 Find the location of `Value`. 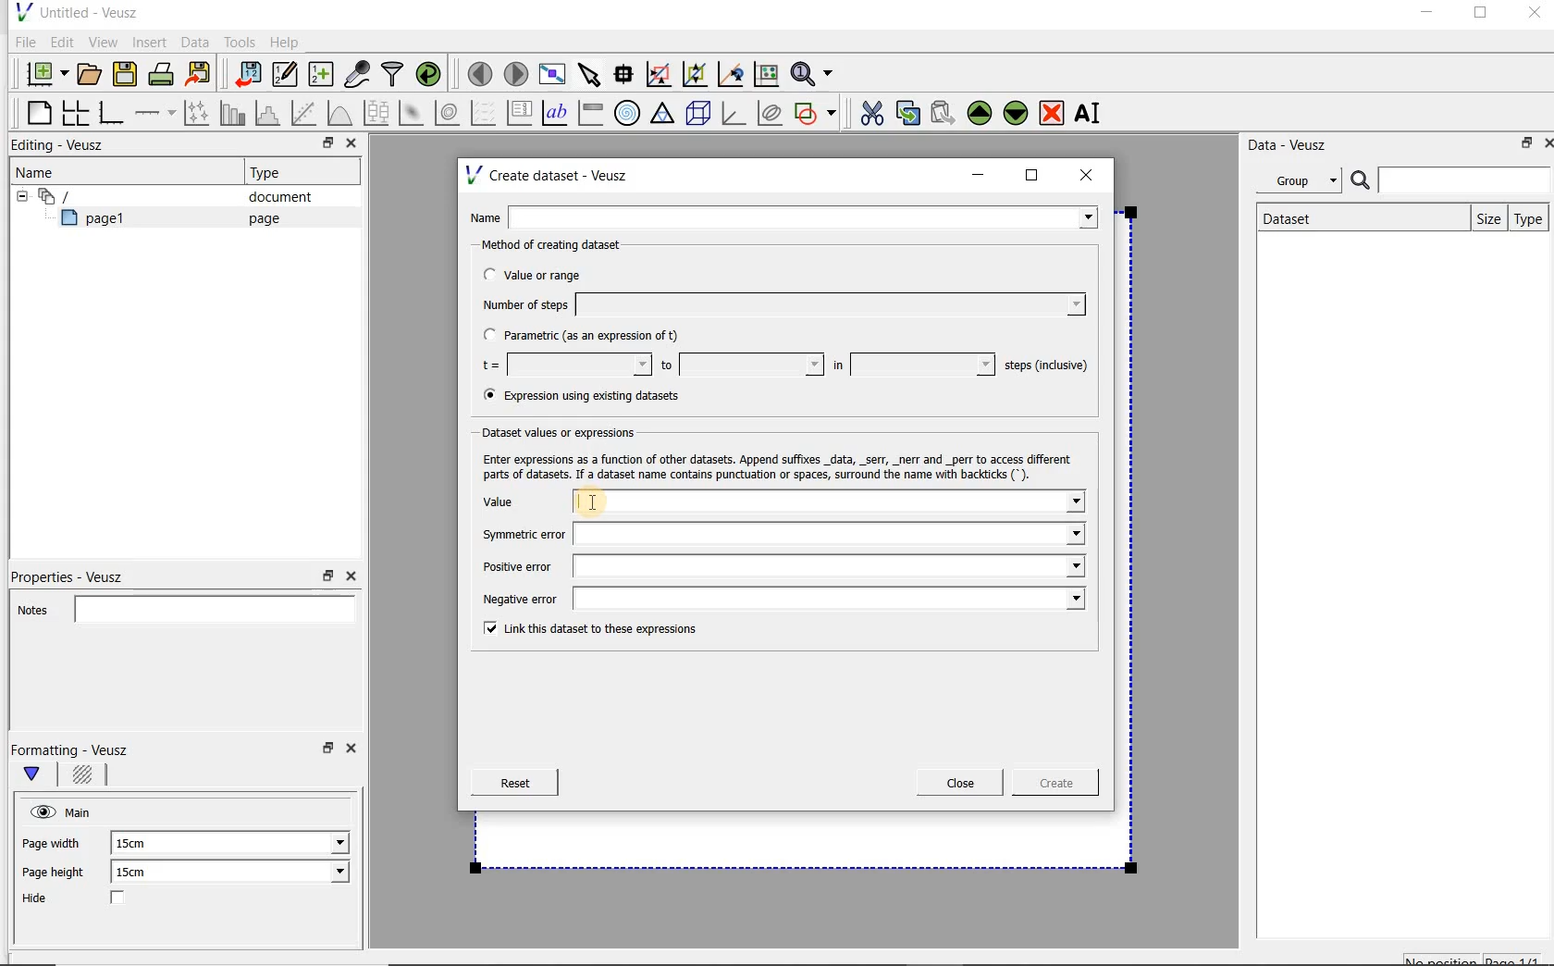

Value is located at coordinates (782, 503).